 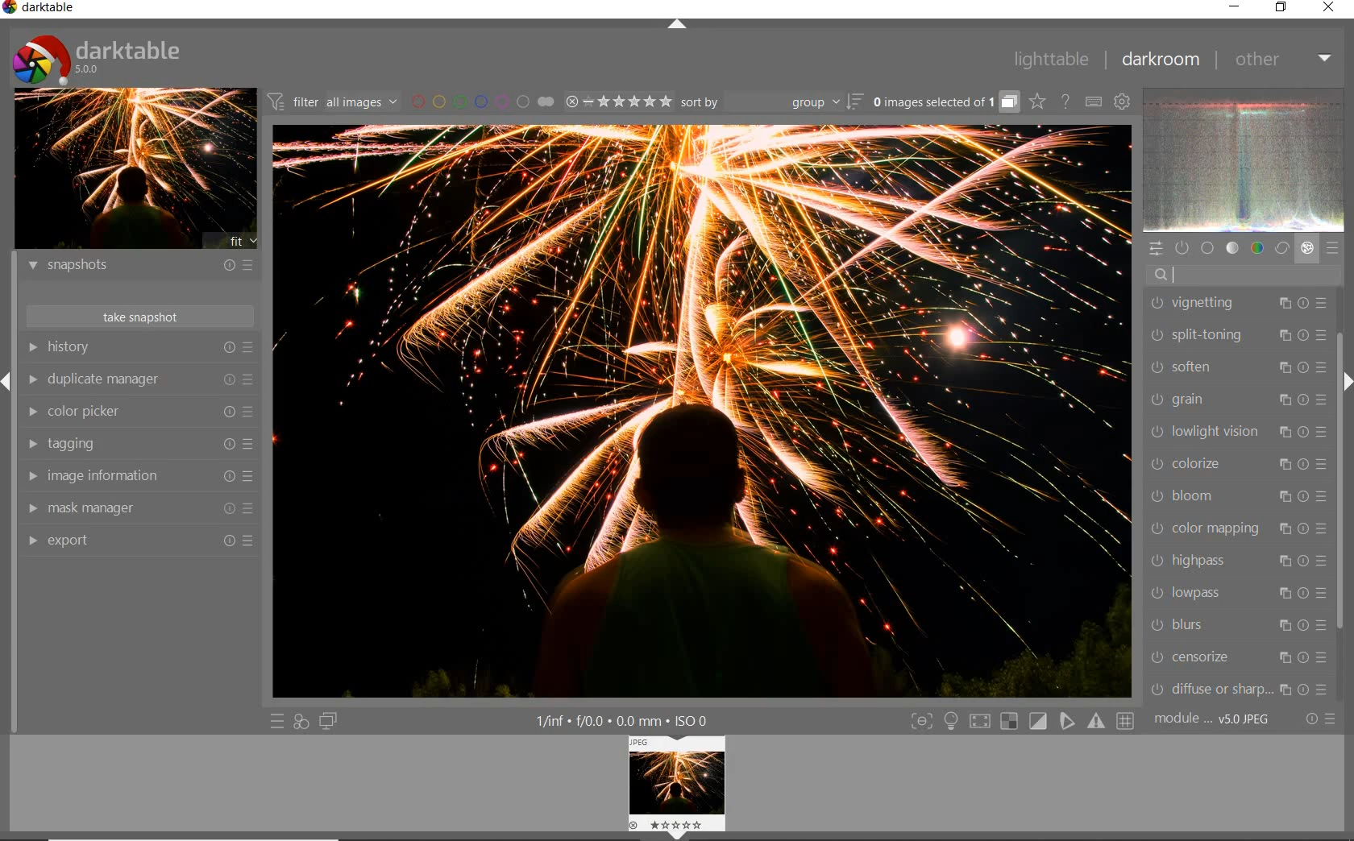 I want to click on Expand/Collapse, so click(x=8, y=382).